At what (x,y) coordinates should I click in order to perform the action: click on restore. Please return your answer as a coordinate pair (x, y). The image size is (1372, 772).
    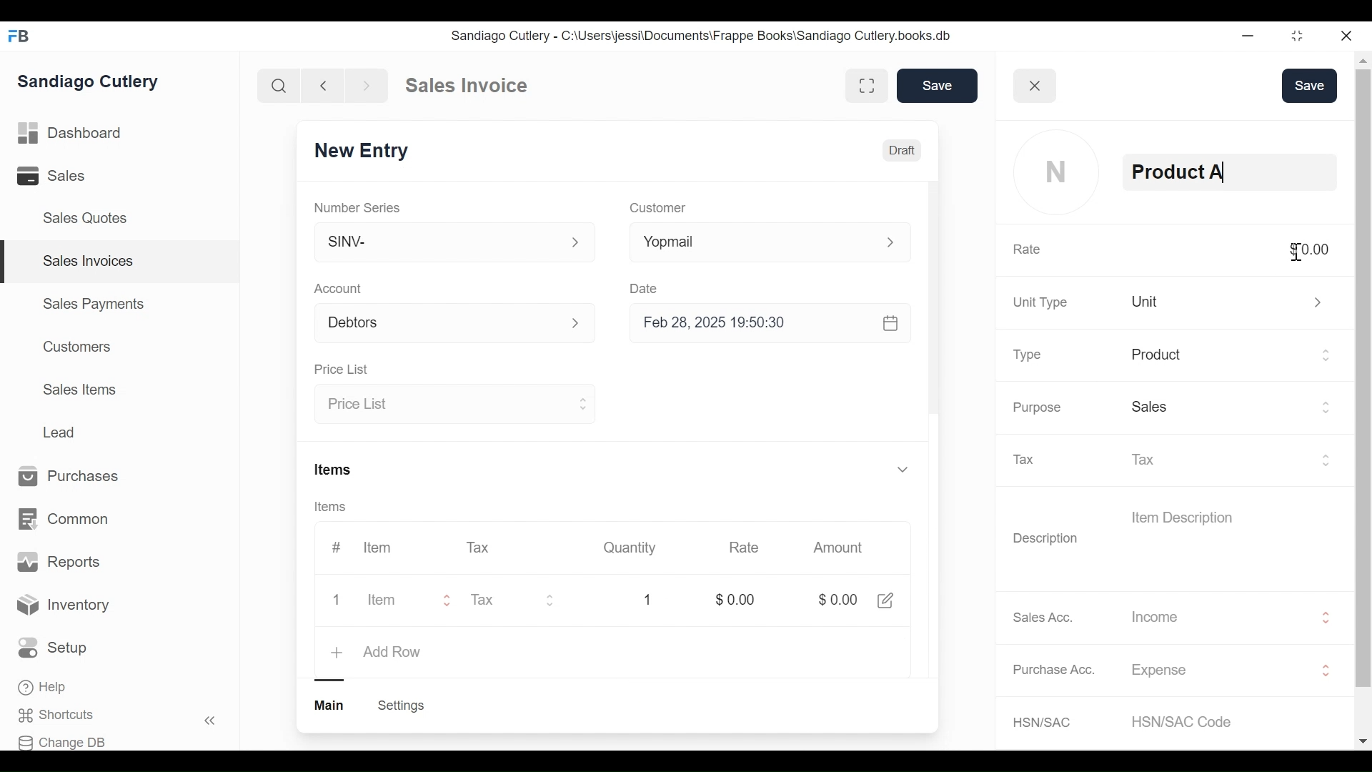
    Looking at the image, I should click on (1297, 35).